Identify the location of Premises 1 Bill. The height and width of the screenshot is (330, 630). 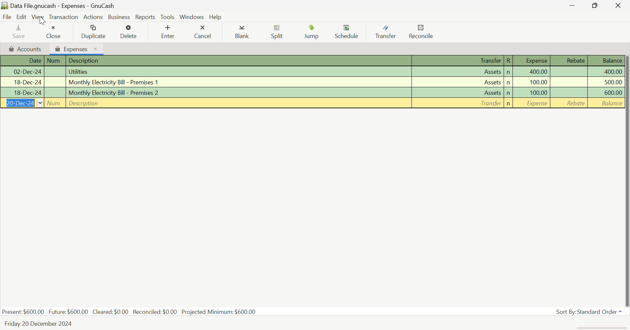
(239, 82).